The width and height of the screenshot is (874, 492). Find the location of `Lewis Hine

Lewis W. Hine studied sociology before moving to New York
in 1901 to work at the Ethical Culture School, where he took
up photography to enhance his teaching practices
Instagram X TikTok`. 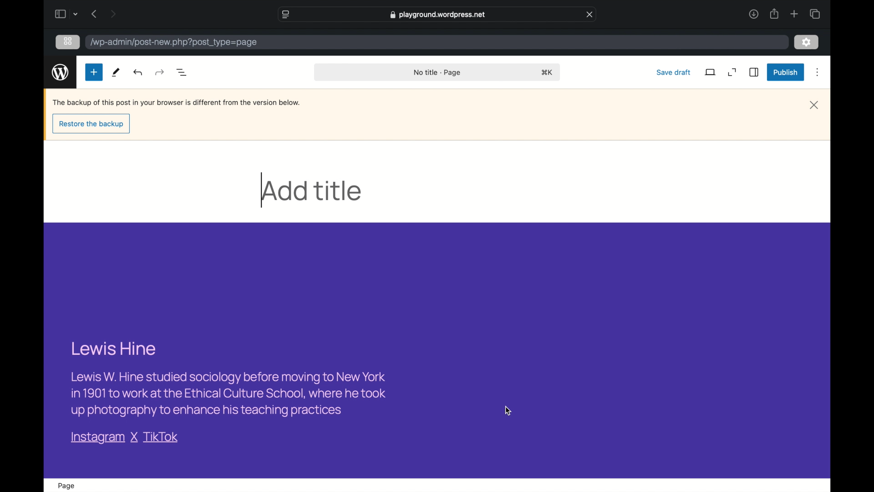

Lewis Hine

Lewis W. Hine studied sociology before moving to New York
in 1901 to work at the Ethical Culture School, where he took
up photography to enhance his teaching practices
Instagram X TikTok is located at coordinates (228, 393).